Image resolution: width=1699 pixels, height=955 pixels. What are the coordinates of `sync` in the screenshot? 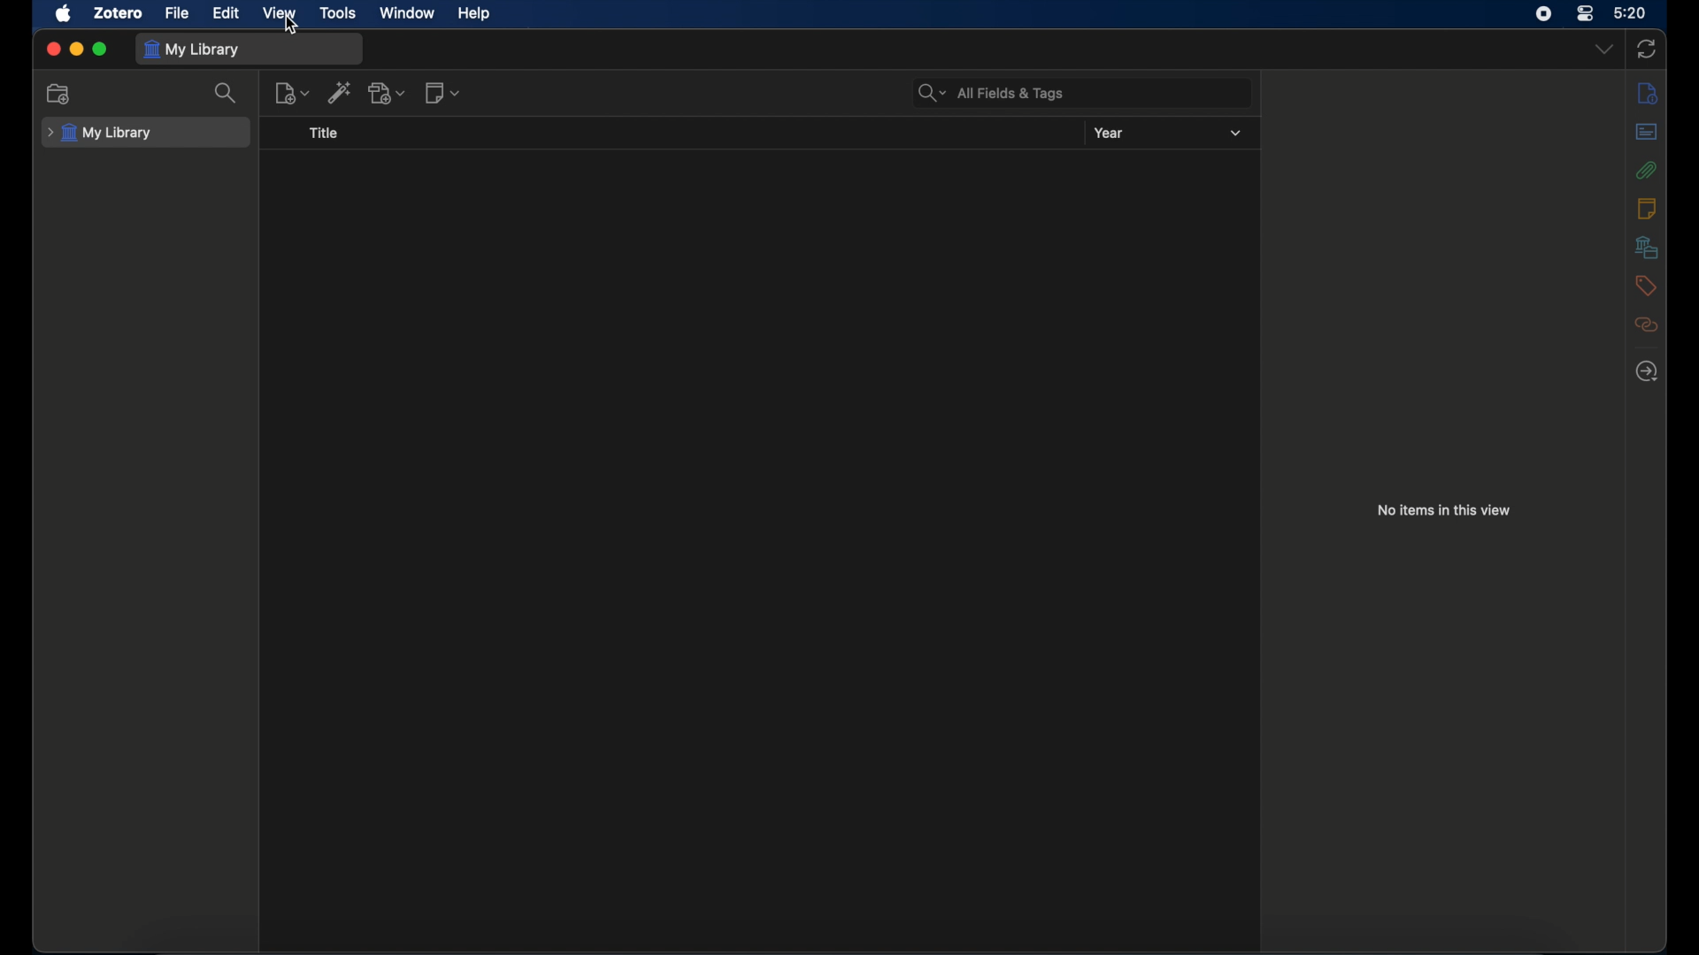 It's located at (1646, 49).